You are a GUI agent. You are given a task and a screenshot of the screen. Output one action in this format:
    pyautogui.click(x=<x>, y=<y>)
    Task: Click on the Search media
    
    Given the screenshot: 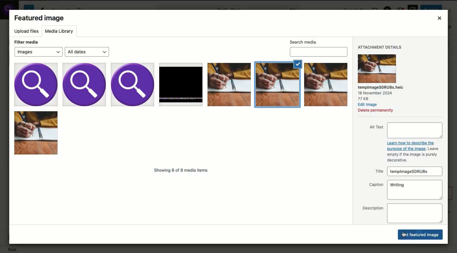 What is the action you would take?
    pyautogui.click(x=319, y=52)
    